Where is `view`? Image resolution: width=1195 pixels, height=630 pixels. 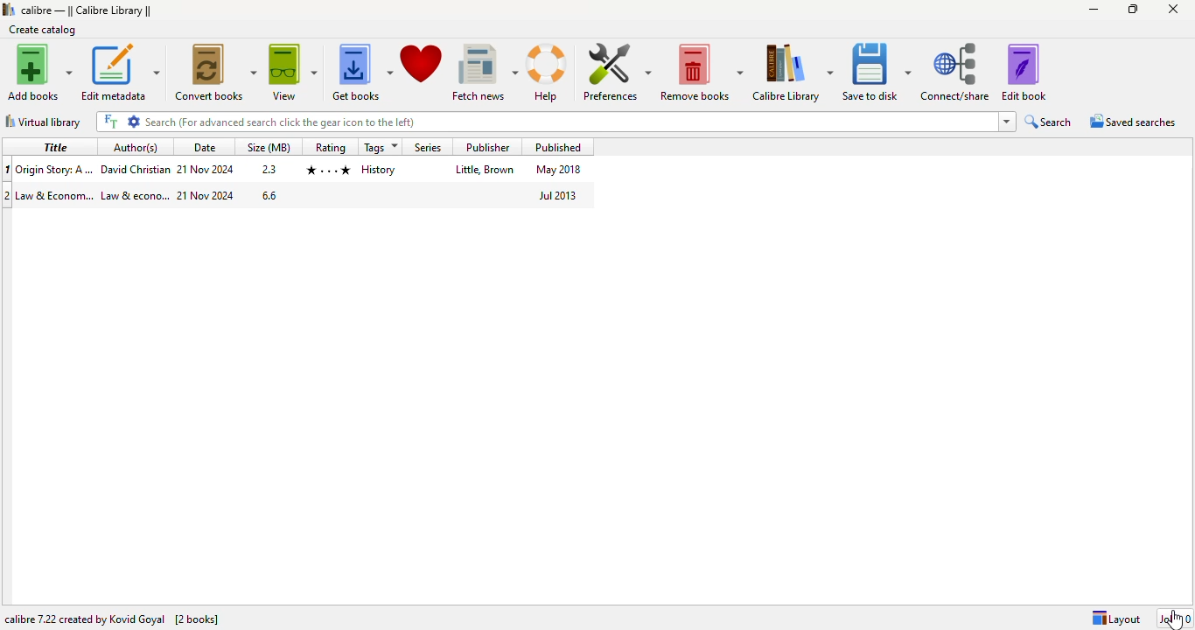
view is located at coordinates (293, 72).